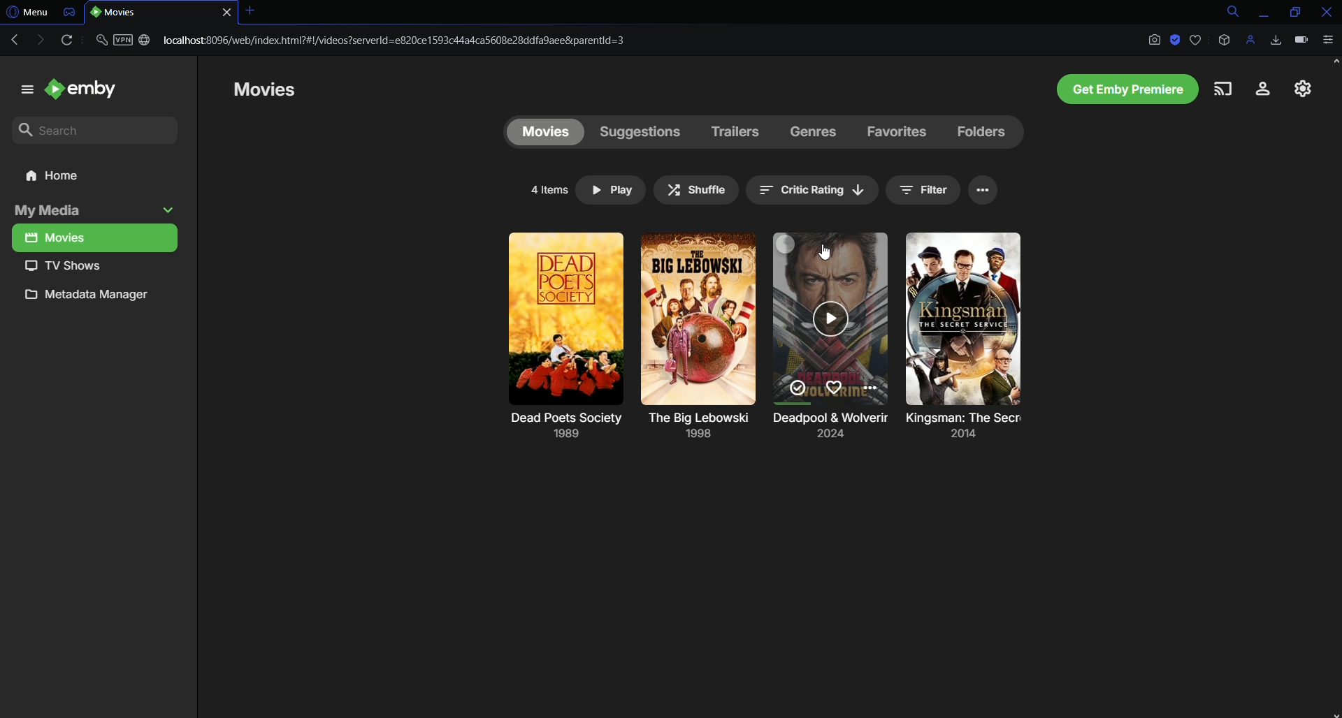 This screenshot has width=1342, height=718. What do you see at coordinates (161, 13) in the screenshot?
I see `Tab 1` at bounding box center [161, 13].